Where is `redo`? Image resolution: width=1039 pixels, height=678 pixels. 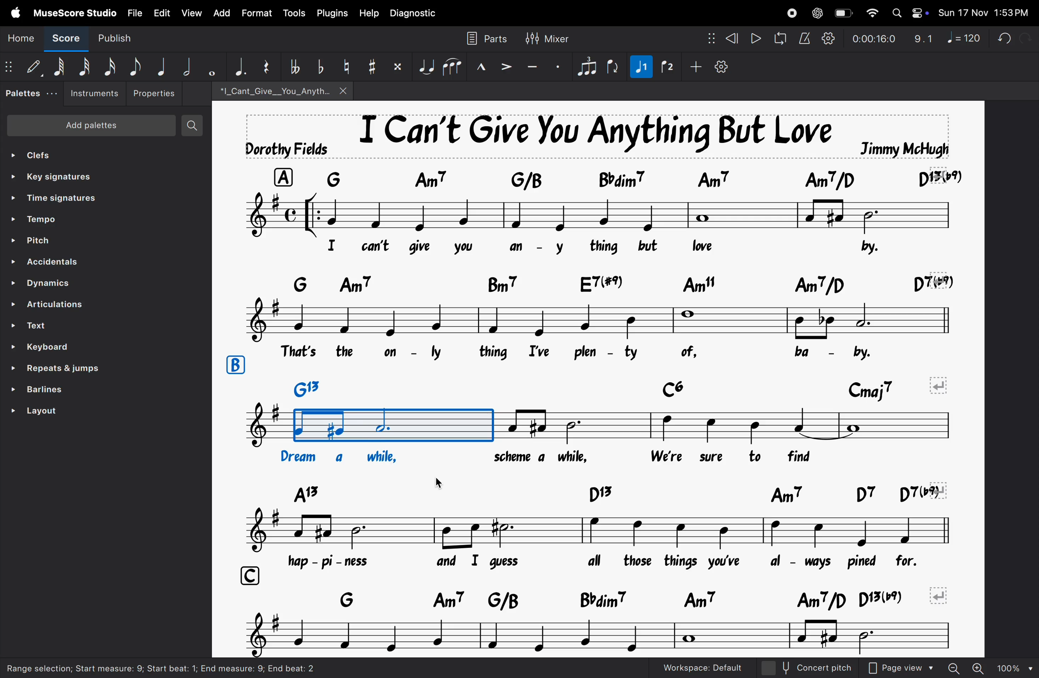 redo is located at coordinates (1026, 35).